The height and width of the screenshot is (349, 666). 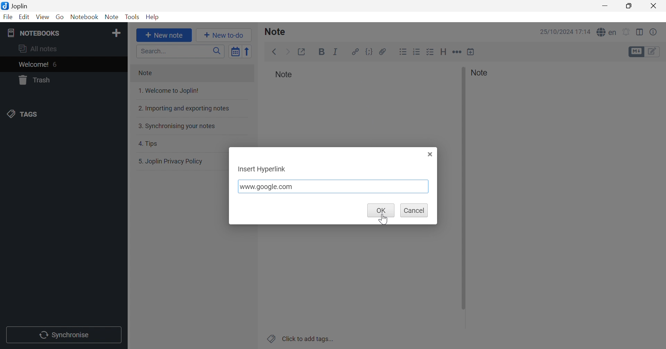 What do you see at coordinates (369, 52) in the screenshot?
I see `Code` at bounding box center [369, 52].